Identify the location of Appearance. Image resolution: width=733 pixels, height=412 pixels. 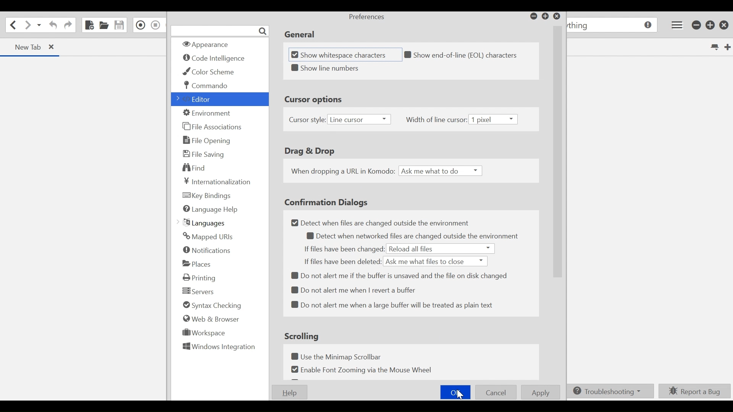
(219, 44).